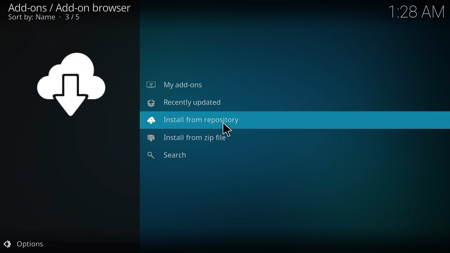 Image resolution: width=450 pixels, height=253 pixels. Describe the element at coordinates (74, 85) in the screenshot. I see `add on` at that location.